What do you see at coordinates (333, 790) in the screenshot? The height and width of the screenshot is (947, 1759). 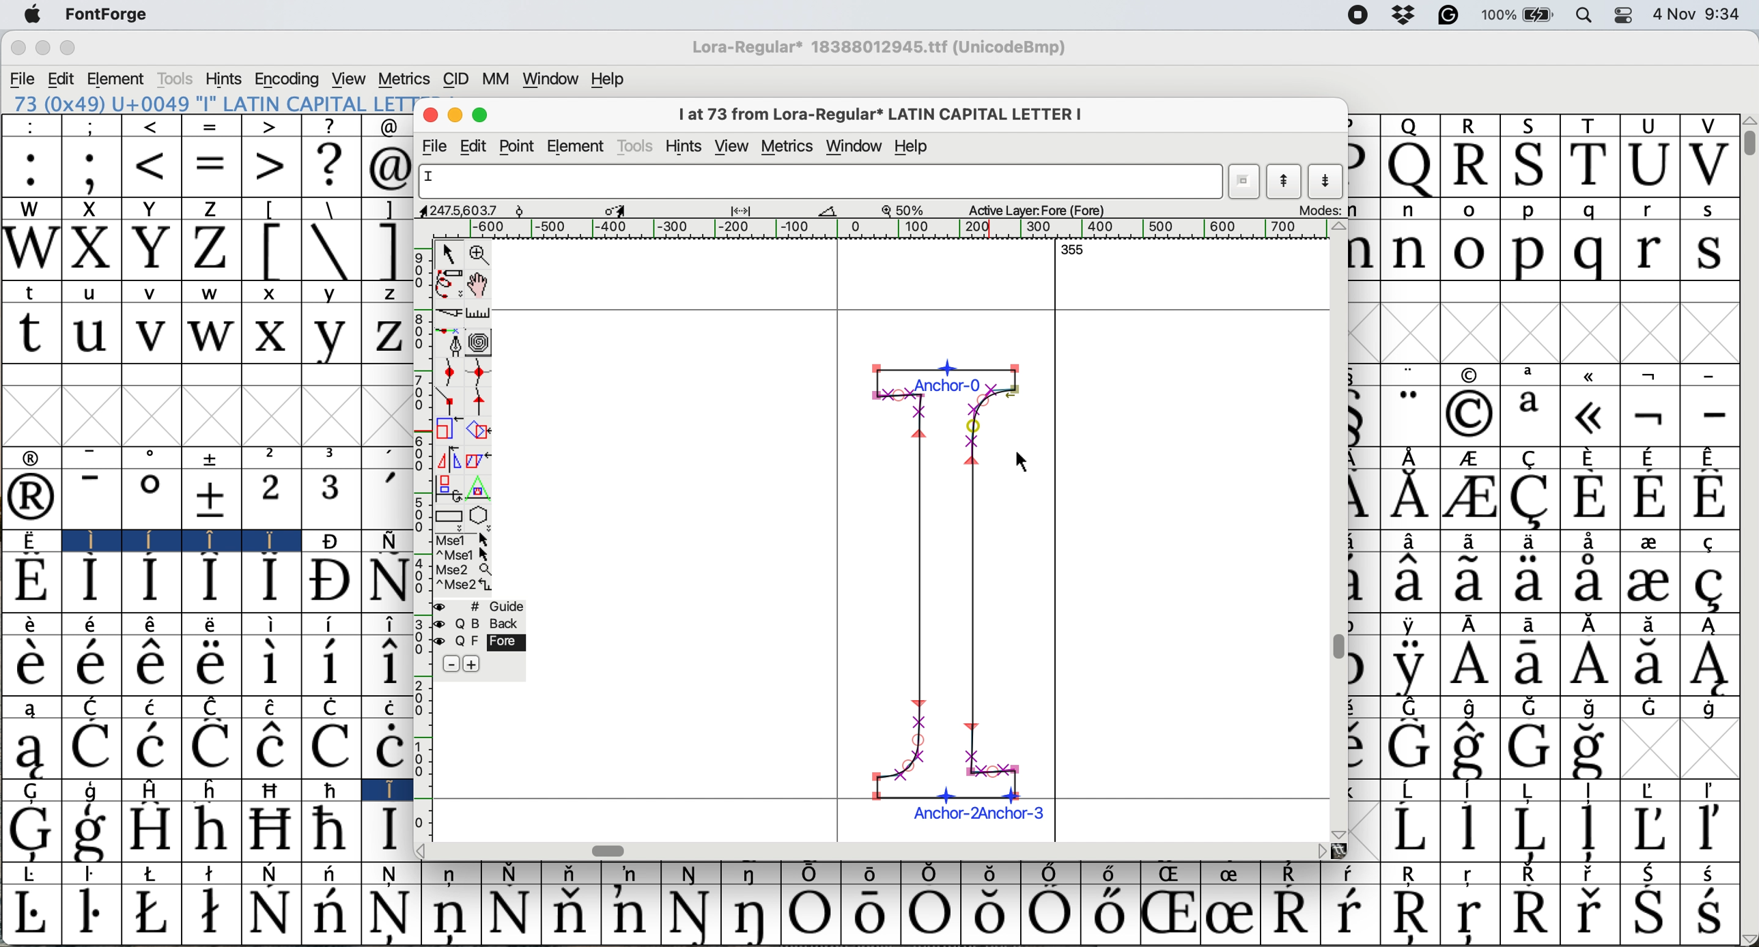 I see `Symbol` at bounding box center [333, 790].